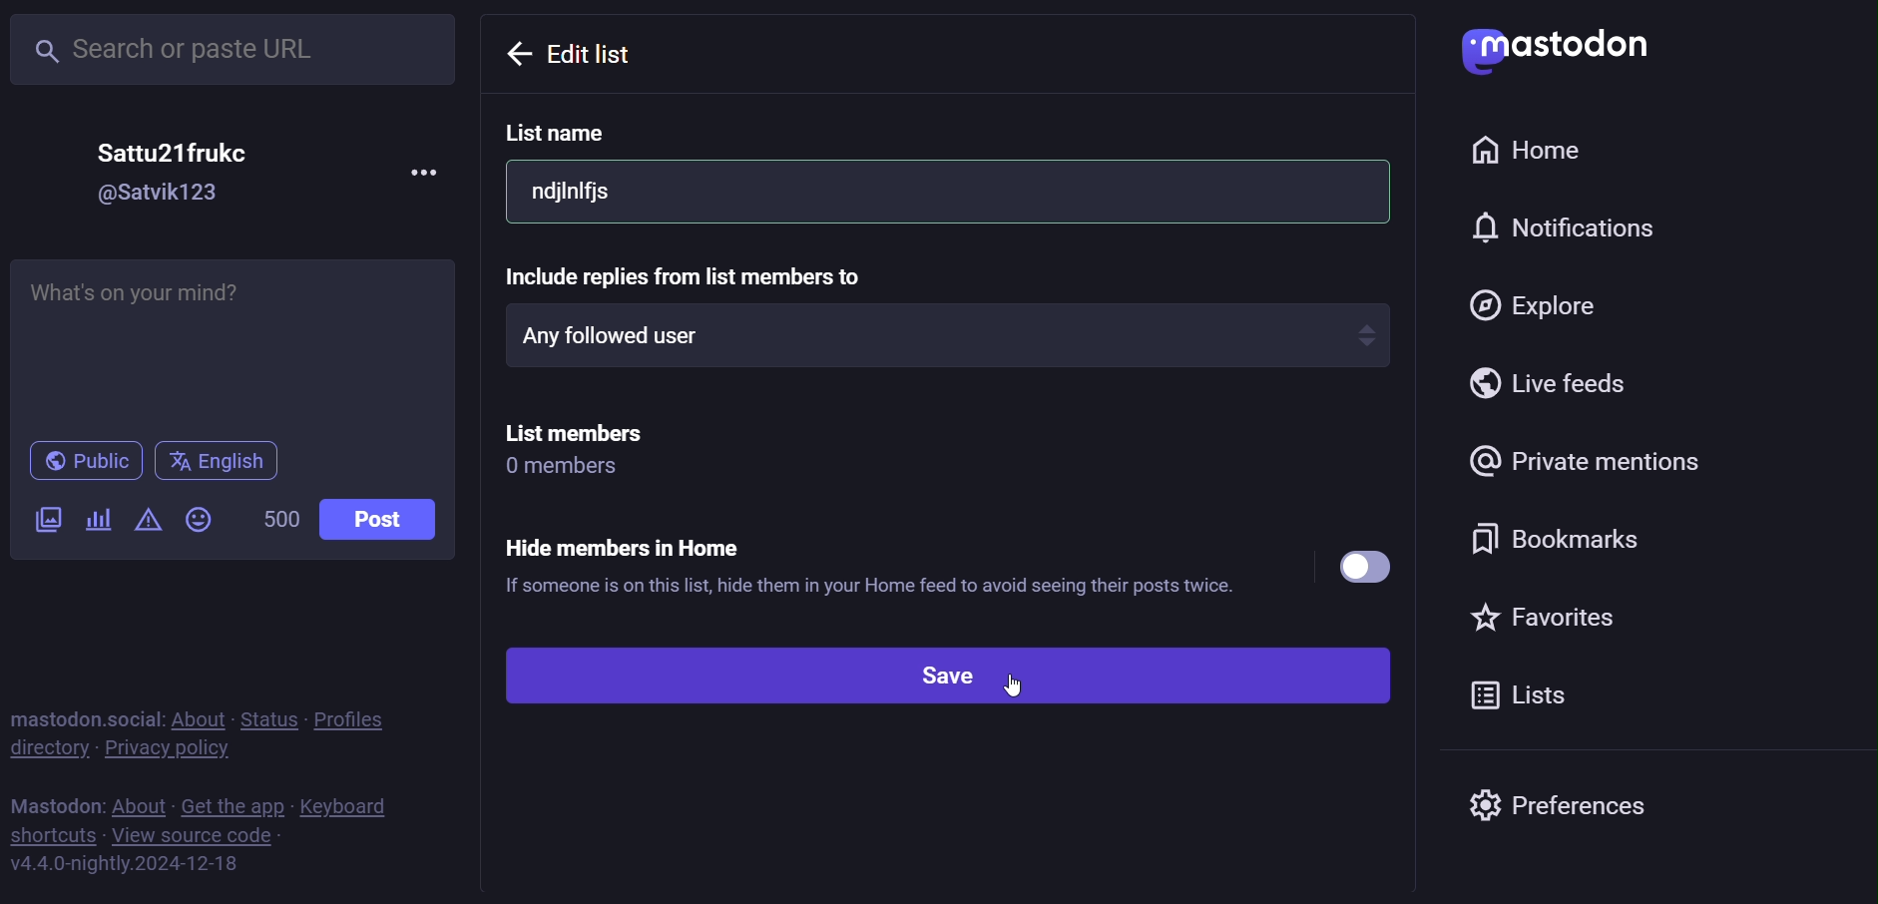  What do you see at coordinates (691, 274) in the screenshot?
I see `include replies` at bounding box center [691, 274].